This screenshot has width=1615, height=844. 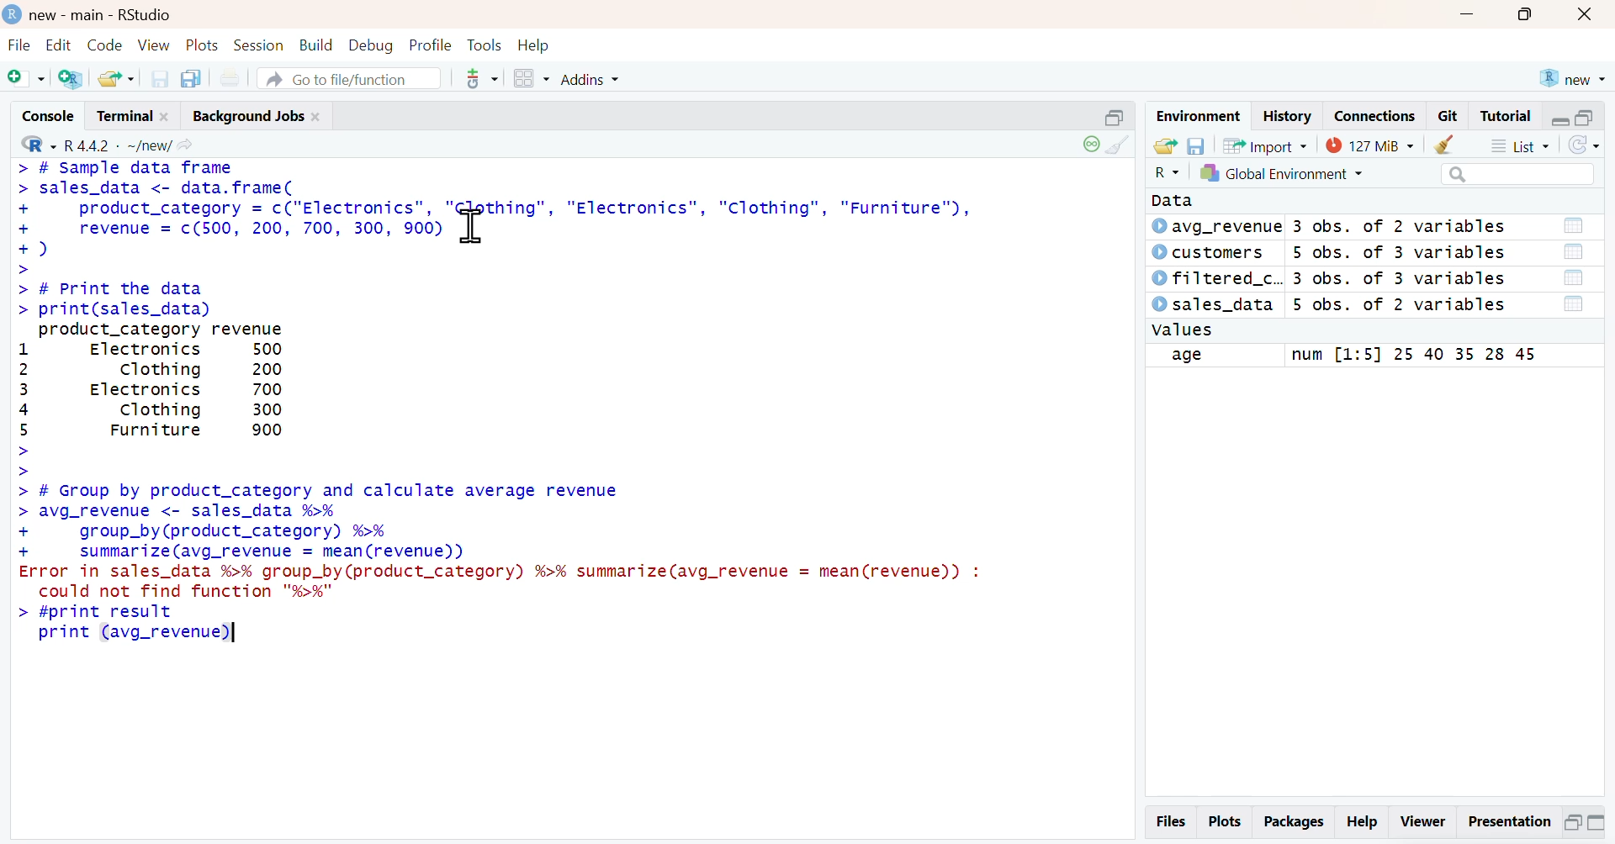 I want to click on Background Jobs, so click(x=256, y=115).